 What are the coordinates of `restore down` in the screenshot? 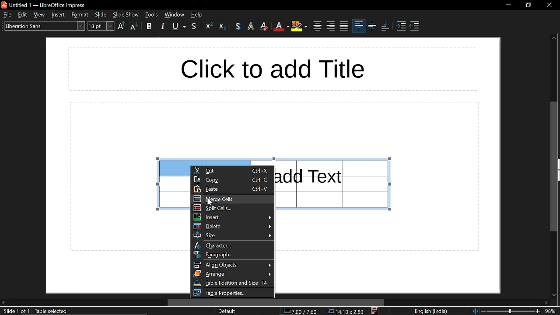 It's located at (529, 5).